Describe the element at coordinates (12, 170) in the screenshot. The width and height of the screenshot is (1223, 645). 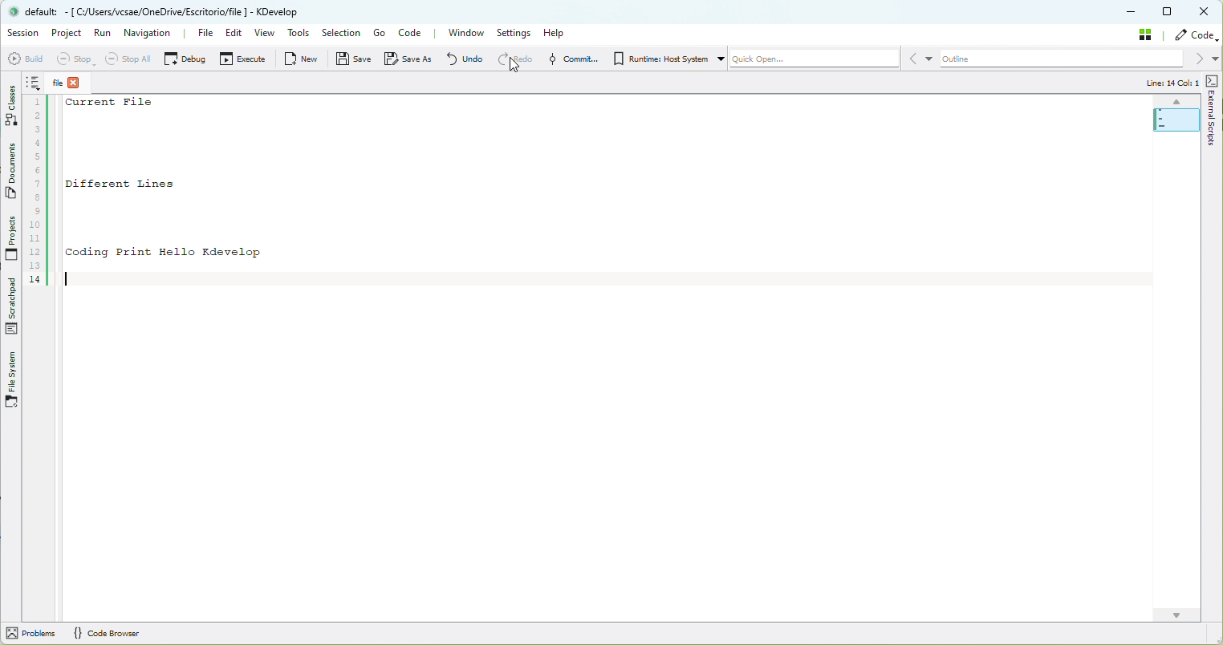
I see `Documents` at that location.